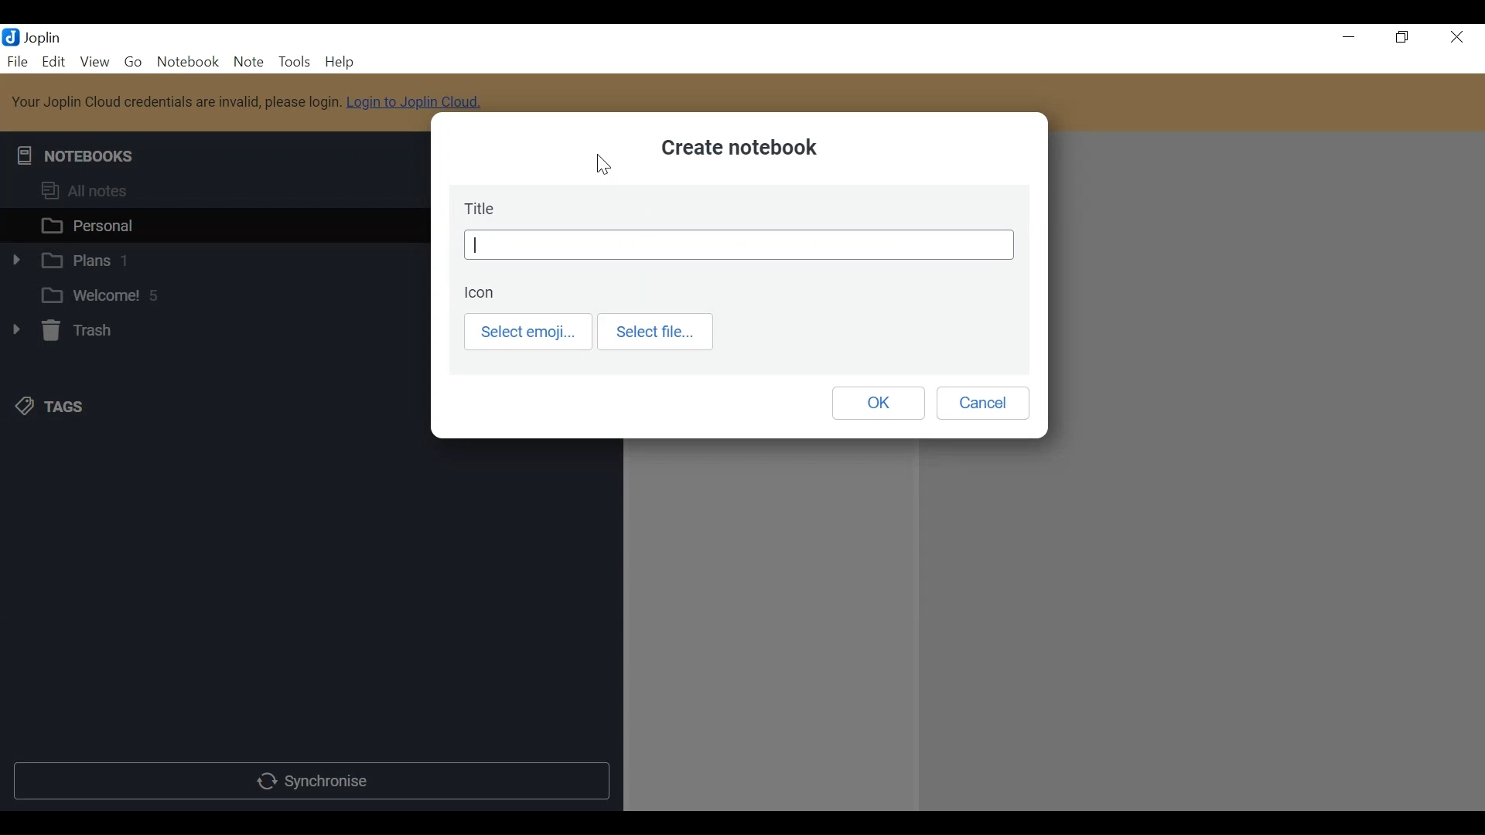 Image resolution: width=1485 pixels, height=835 pixels. Describe the element at coordinates (203, 294) in the screenshot. I see `Welcome! 5 ` at that location.